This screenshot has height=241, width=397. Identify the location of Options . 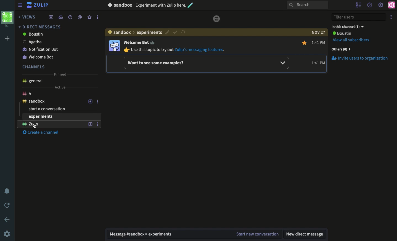
(392, 16).